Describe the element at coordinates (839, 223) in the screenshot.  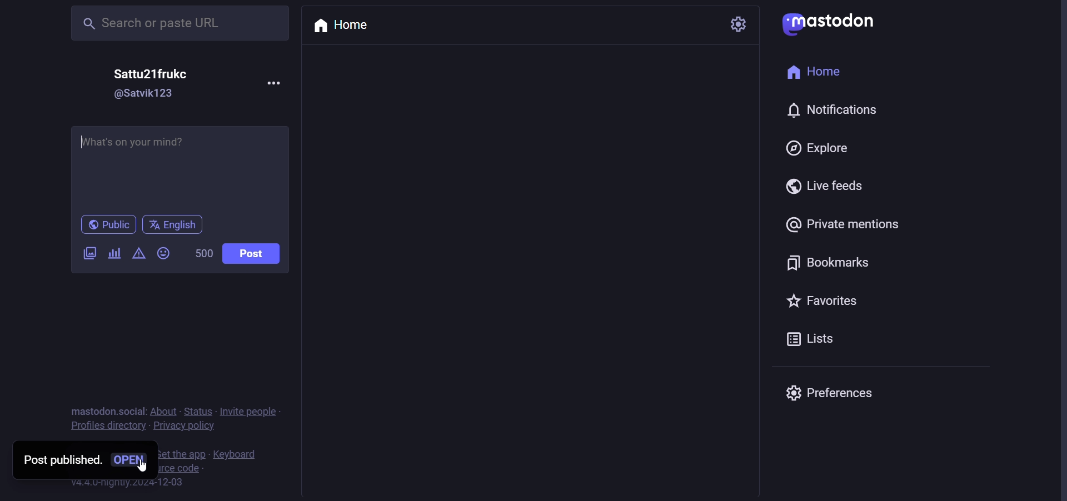
I see `private mention` at that location.